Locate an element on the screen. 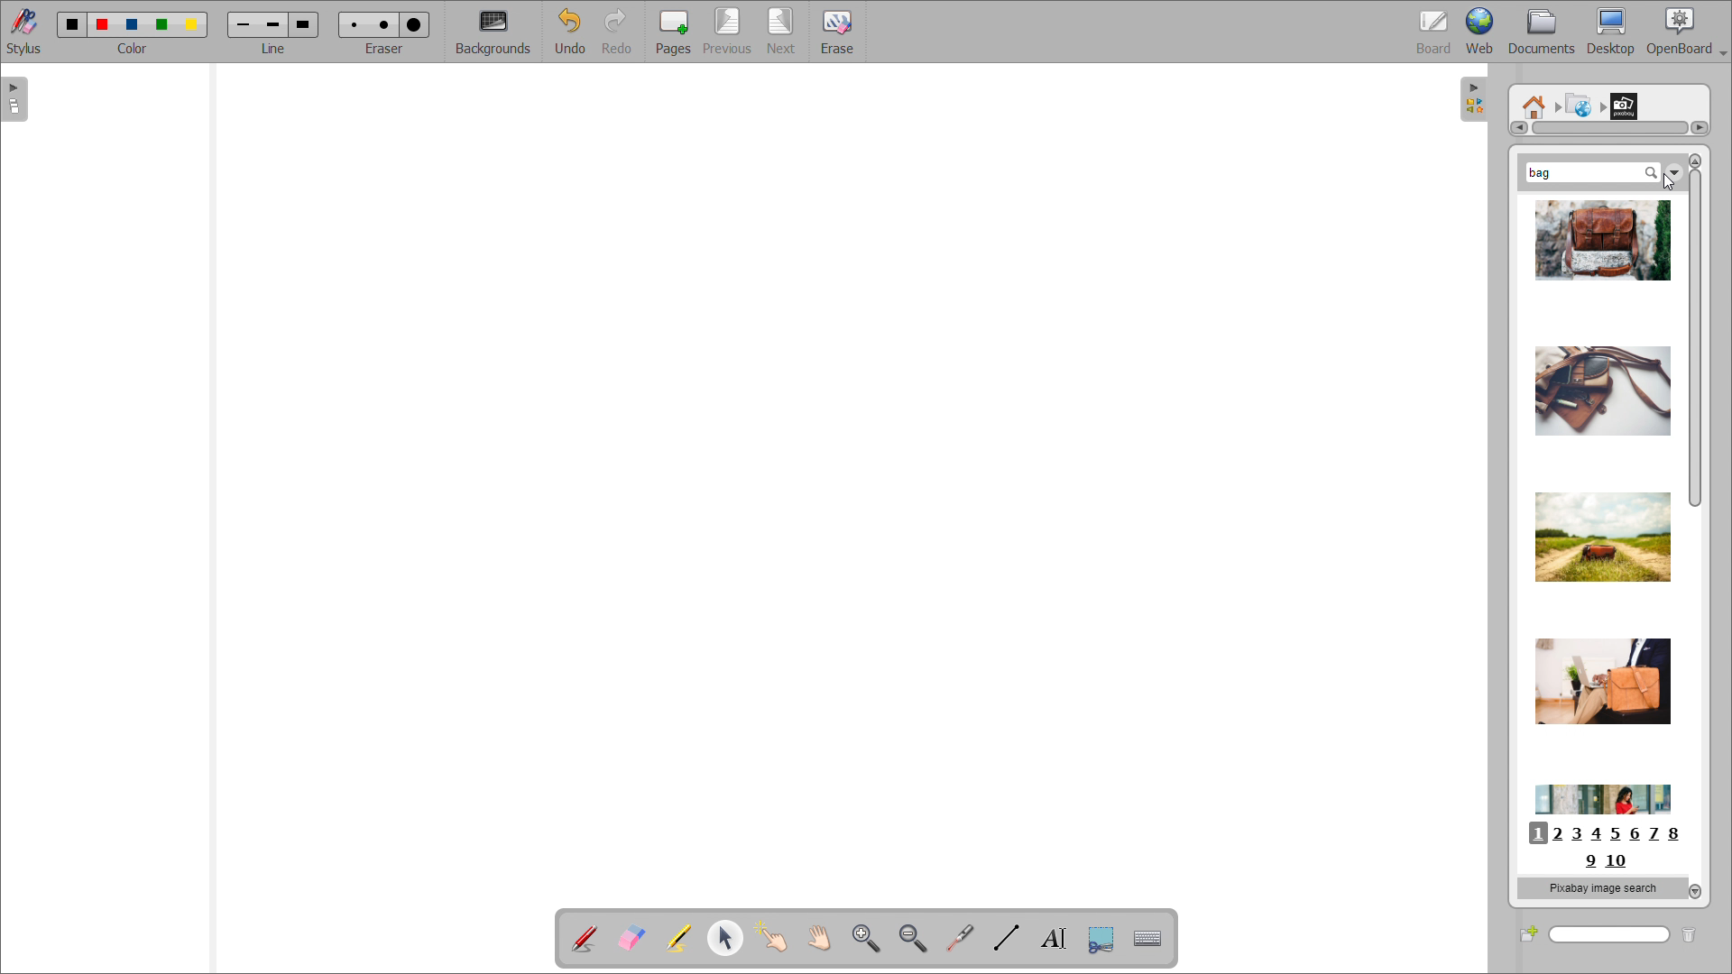  Line is located at coordinates (274, 49).